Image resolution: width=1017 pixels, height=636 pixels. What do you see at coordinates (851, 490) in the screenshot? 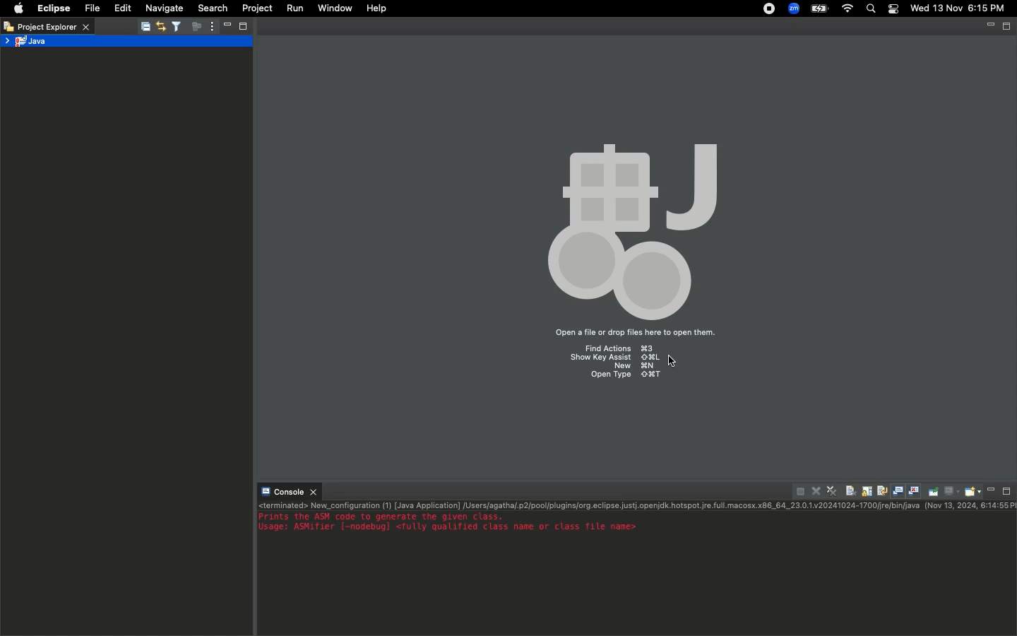
I see `Clear console` at bounding box center [851, 490].